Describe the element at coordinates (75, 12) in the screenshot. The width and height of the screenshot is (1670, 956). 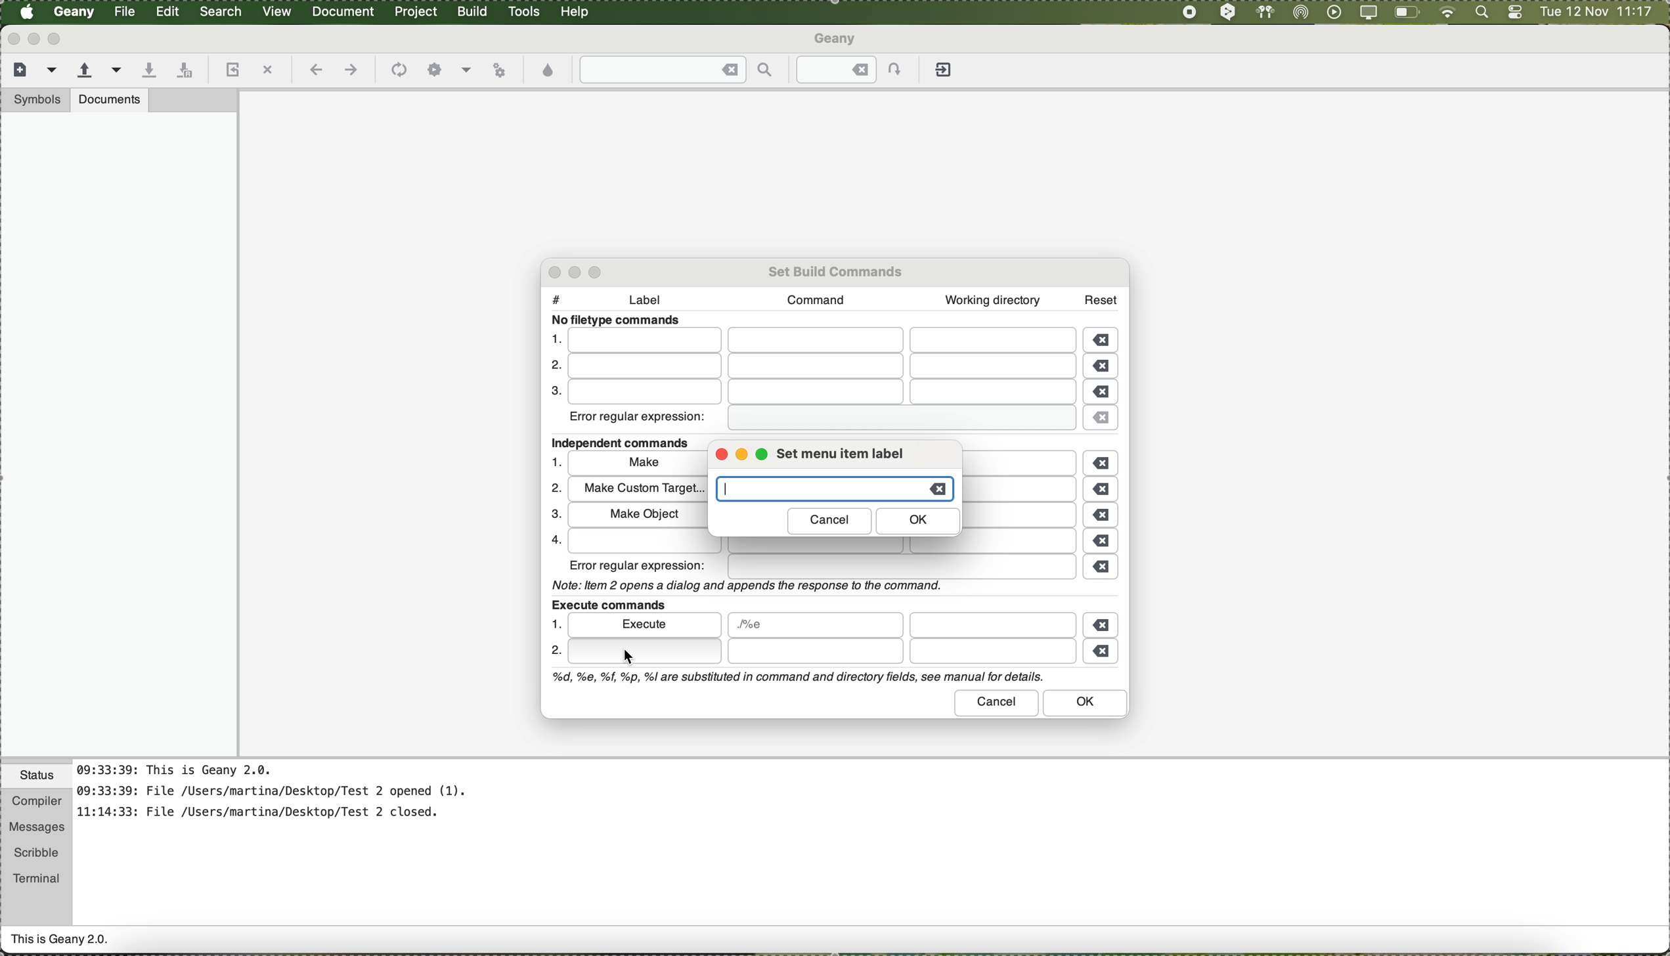
I see `Geany` at that location.